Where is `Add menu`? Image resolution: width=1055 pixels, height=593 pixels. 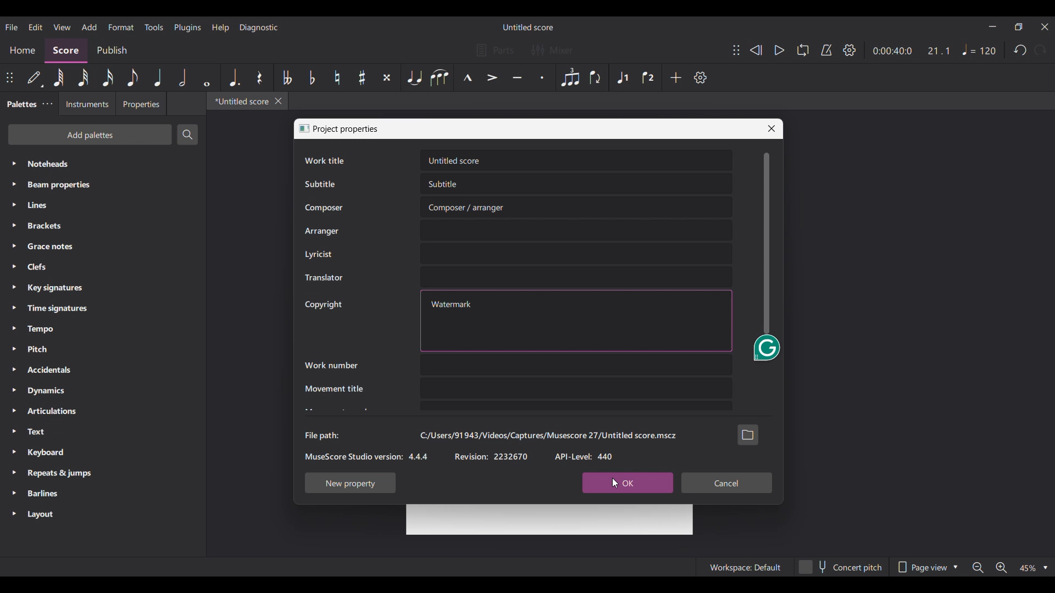 Add menu is located at coordinates (90, 27).